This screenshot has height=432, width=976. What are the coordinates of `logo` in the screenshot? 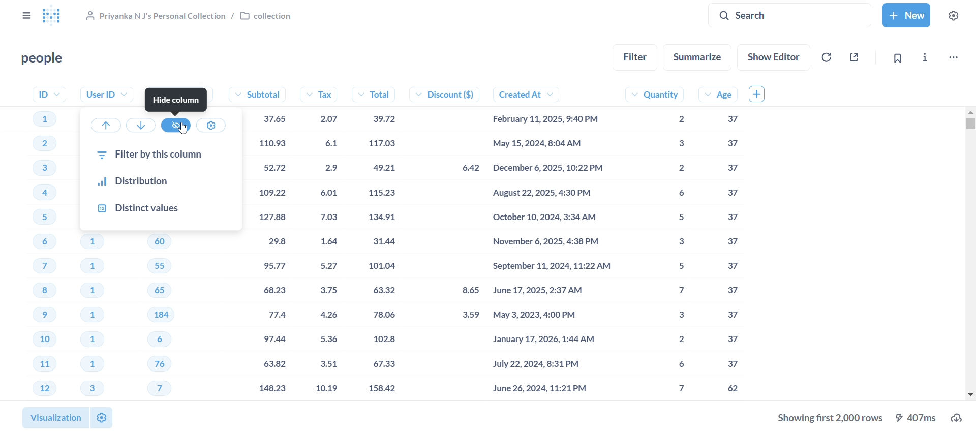 It's located at (57, 16).